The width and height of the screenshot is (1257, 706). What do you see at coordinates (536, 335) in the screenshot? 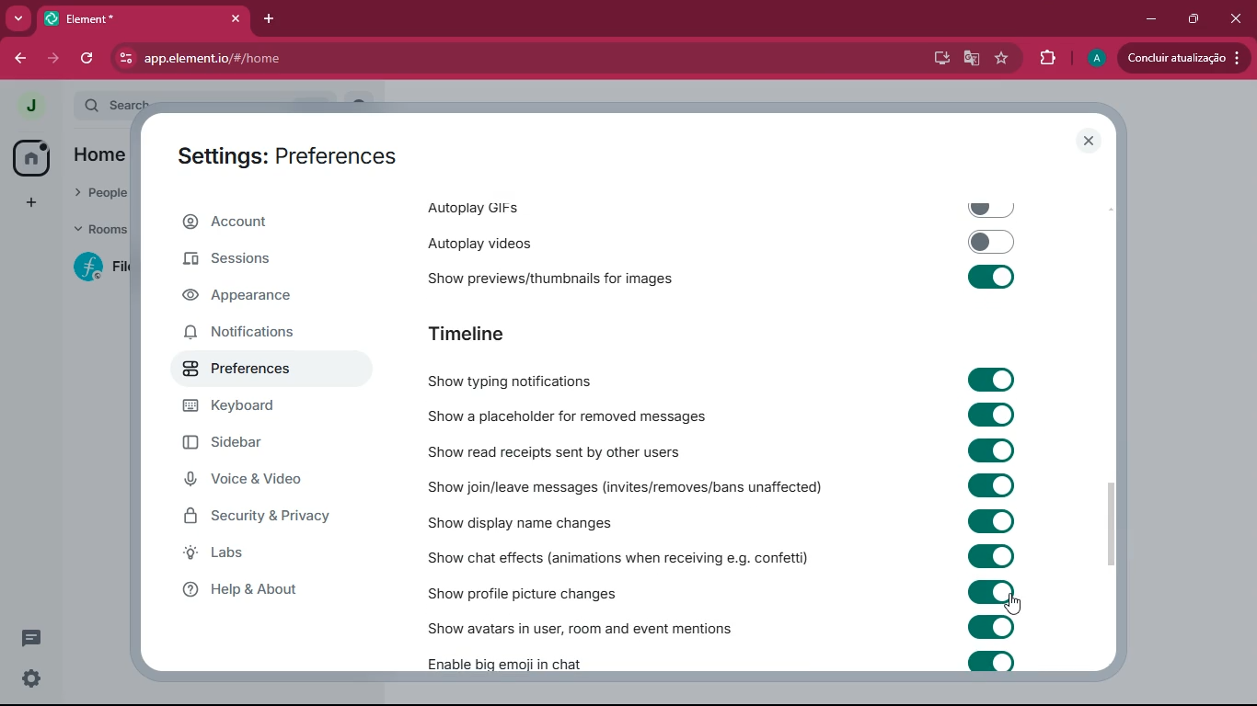
I see `timeline` at bounding box center [536, 335].